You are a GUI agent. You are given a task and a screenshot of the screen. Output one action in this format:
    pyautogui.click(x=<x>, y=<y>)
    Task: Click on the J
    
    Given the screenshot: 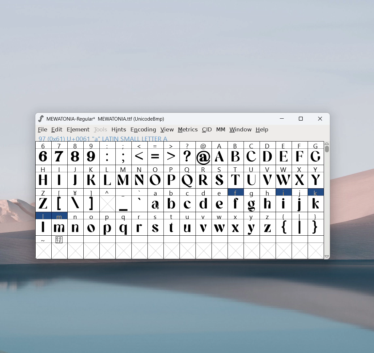 What is the action you would take?
    pyautogui.click(x=76, y=176)
    